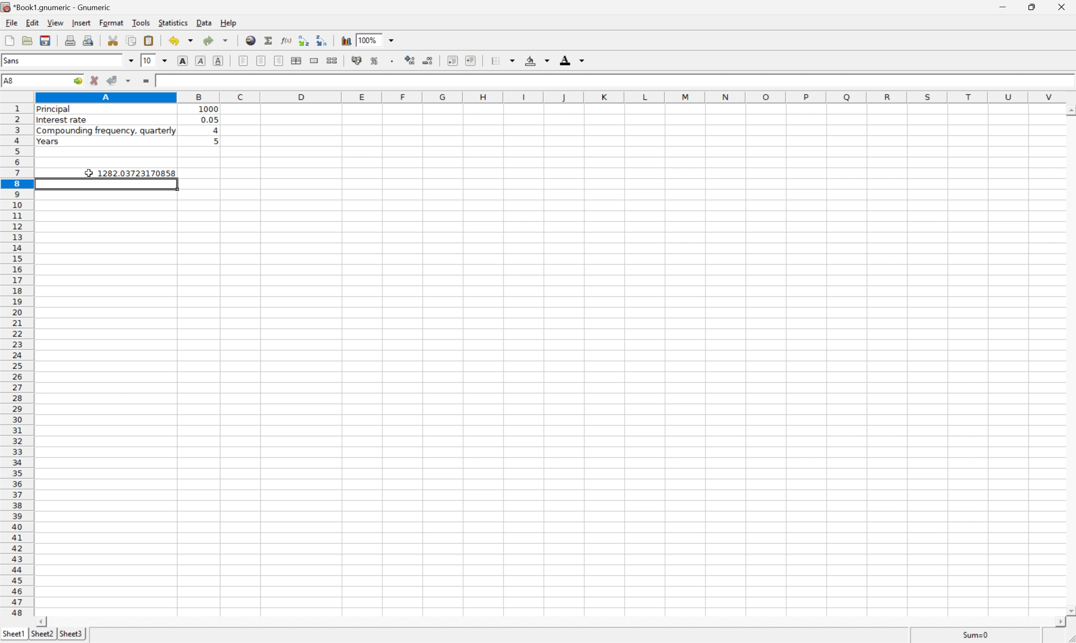 The image size is (1076, 643). What do you see at coordinates (375, 61) in the screenshot?
I see `format selection as percentage` at bounding box center [375, 61].